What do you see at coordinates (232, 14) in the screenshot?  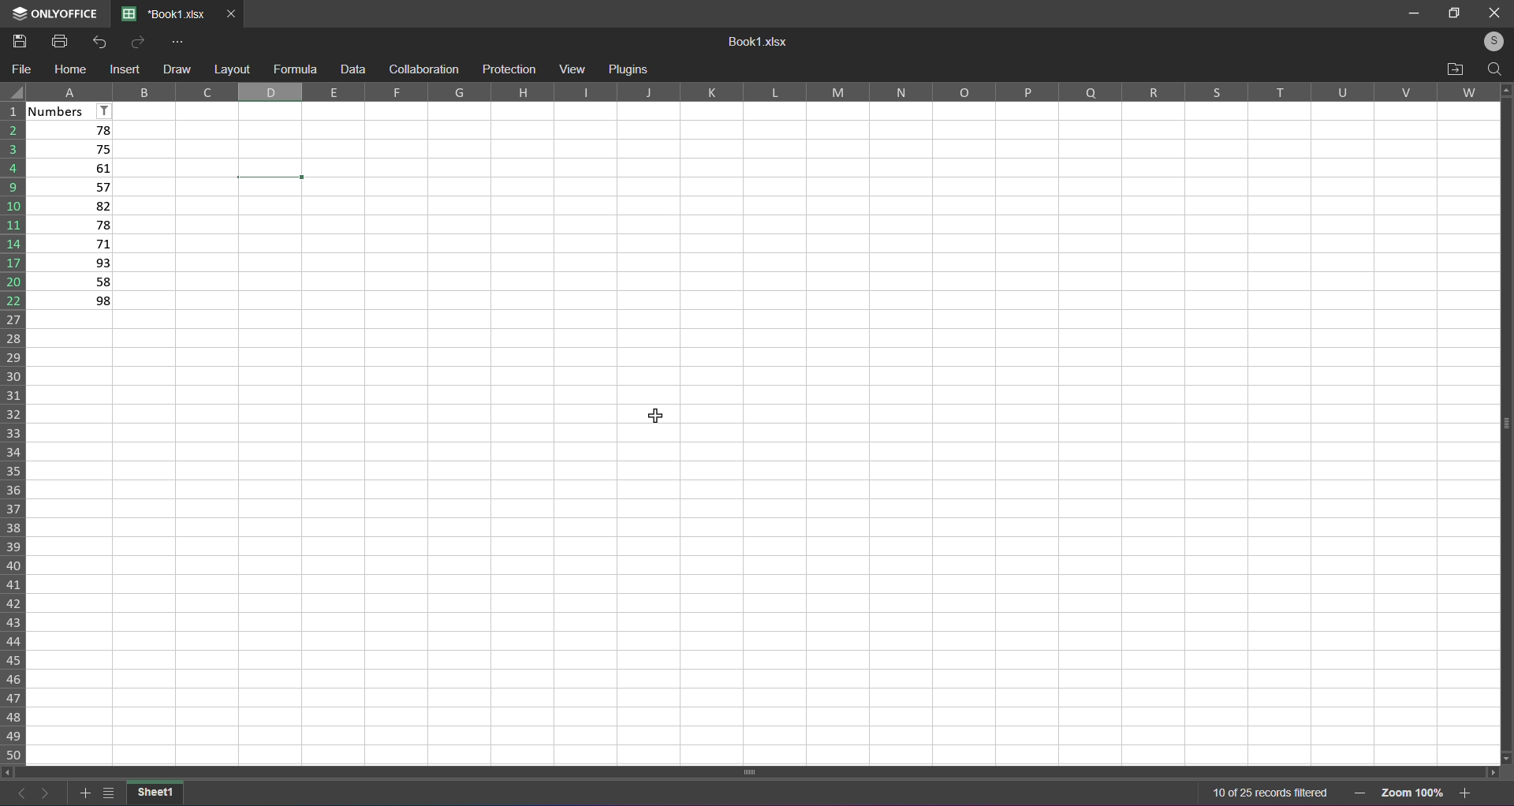 I see `Close Tab` at bounding box center [232, 14].